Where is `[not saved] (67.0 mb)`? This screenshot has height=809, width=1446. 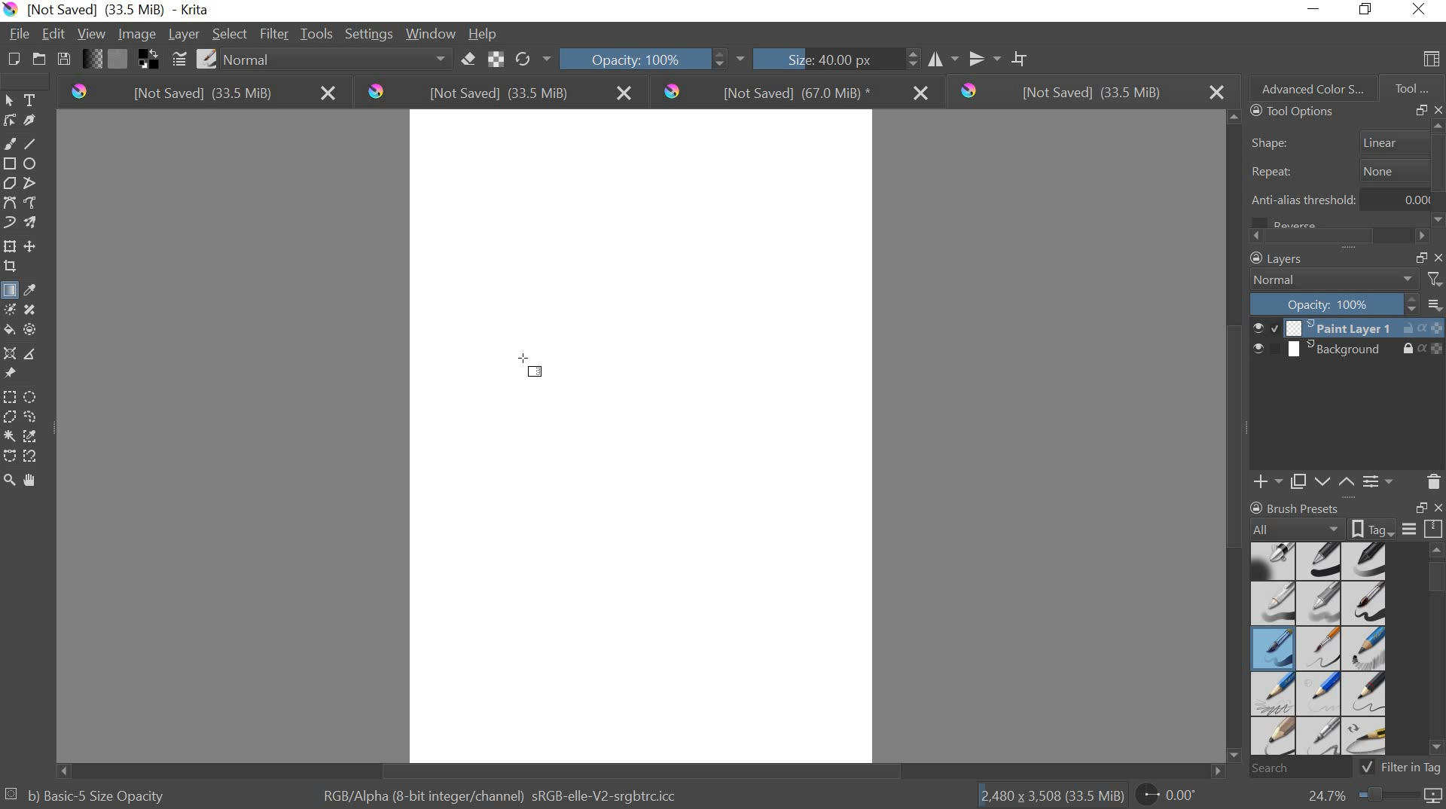
[not saved] (67.0 mb) is located at coordinates (795, 92).